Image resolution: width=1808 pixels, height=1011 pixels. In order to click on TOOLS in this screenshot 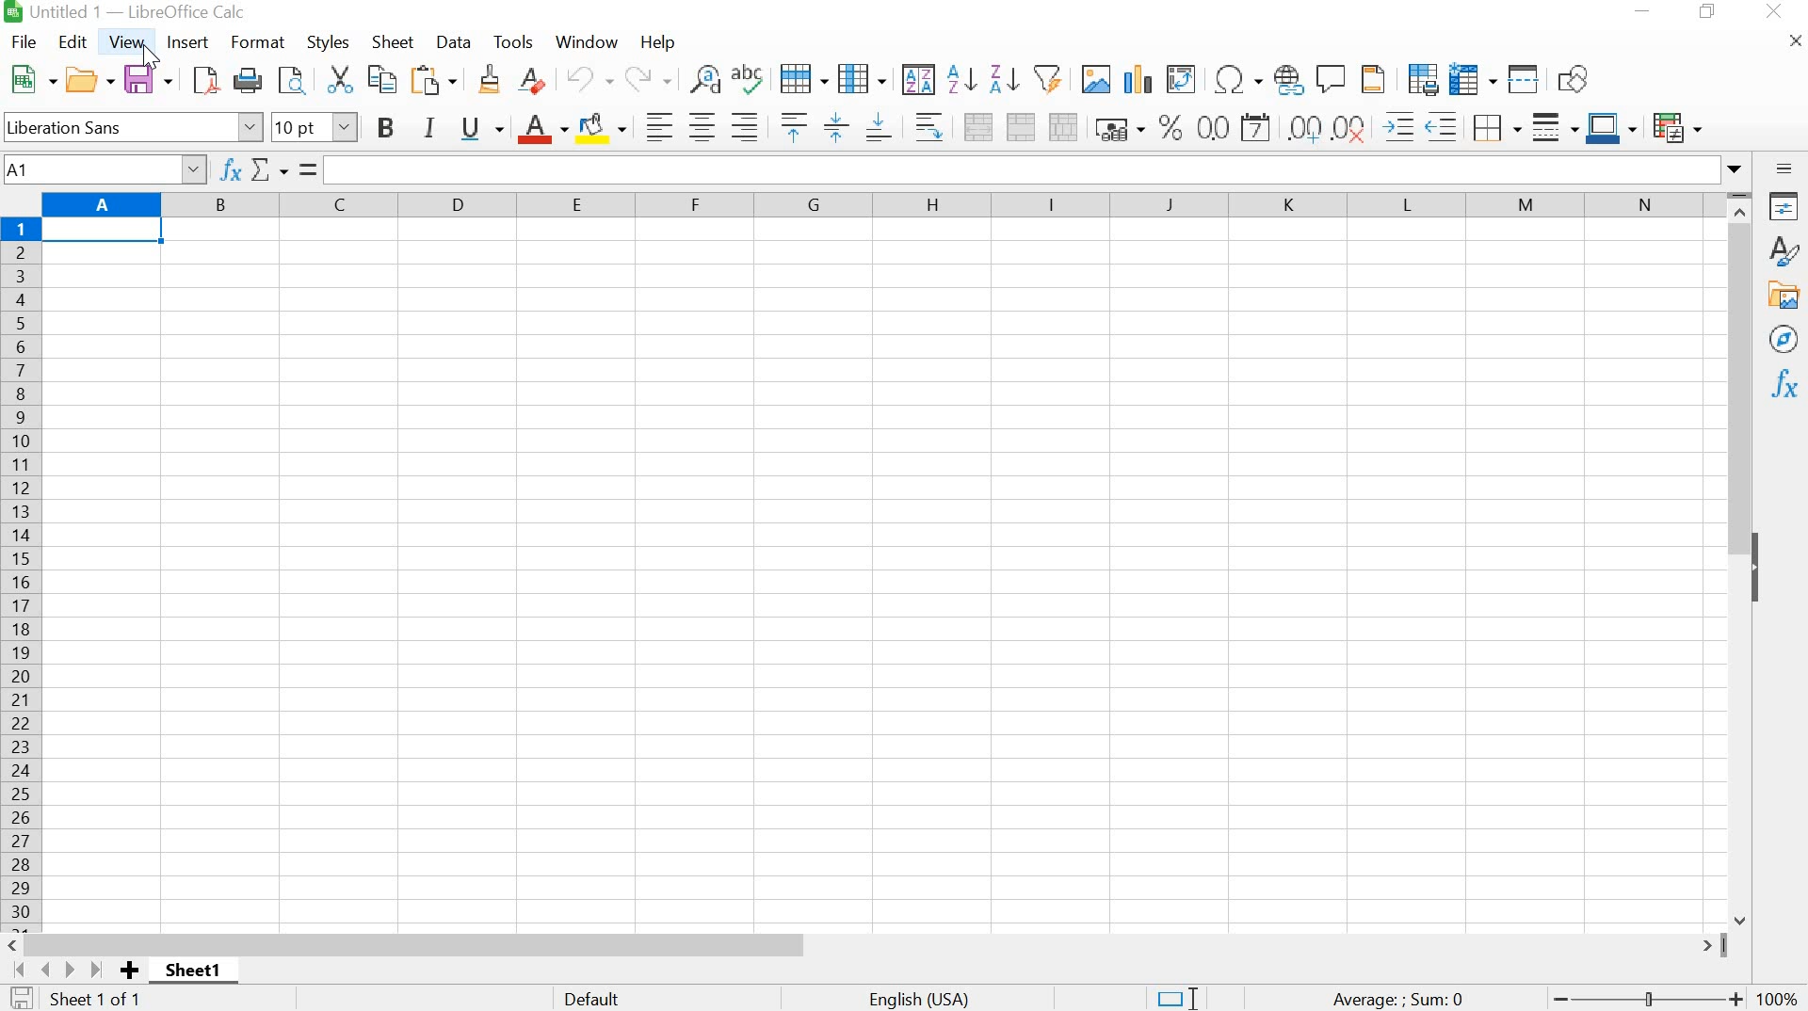, I will do `click(513, 40)`.